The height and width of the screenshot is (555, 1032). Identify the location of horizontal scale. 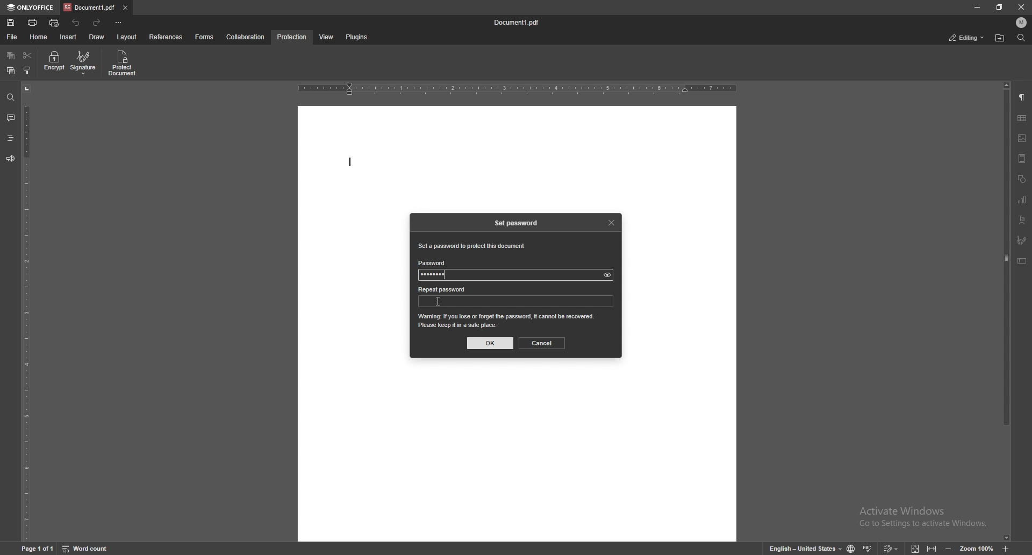
(517, 88).